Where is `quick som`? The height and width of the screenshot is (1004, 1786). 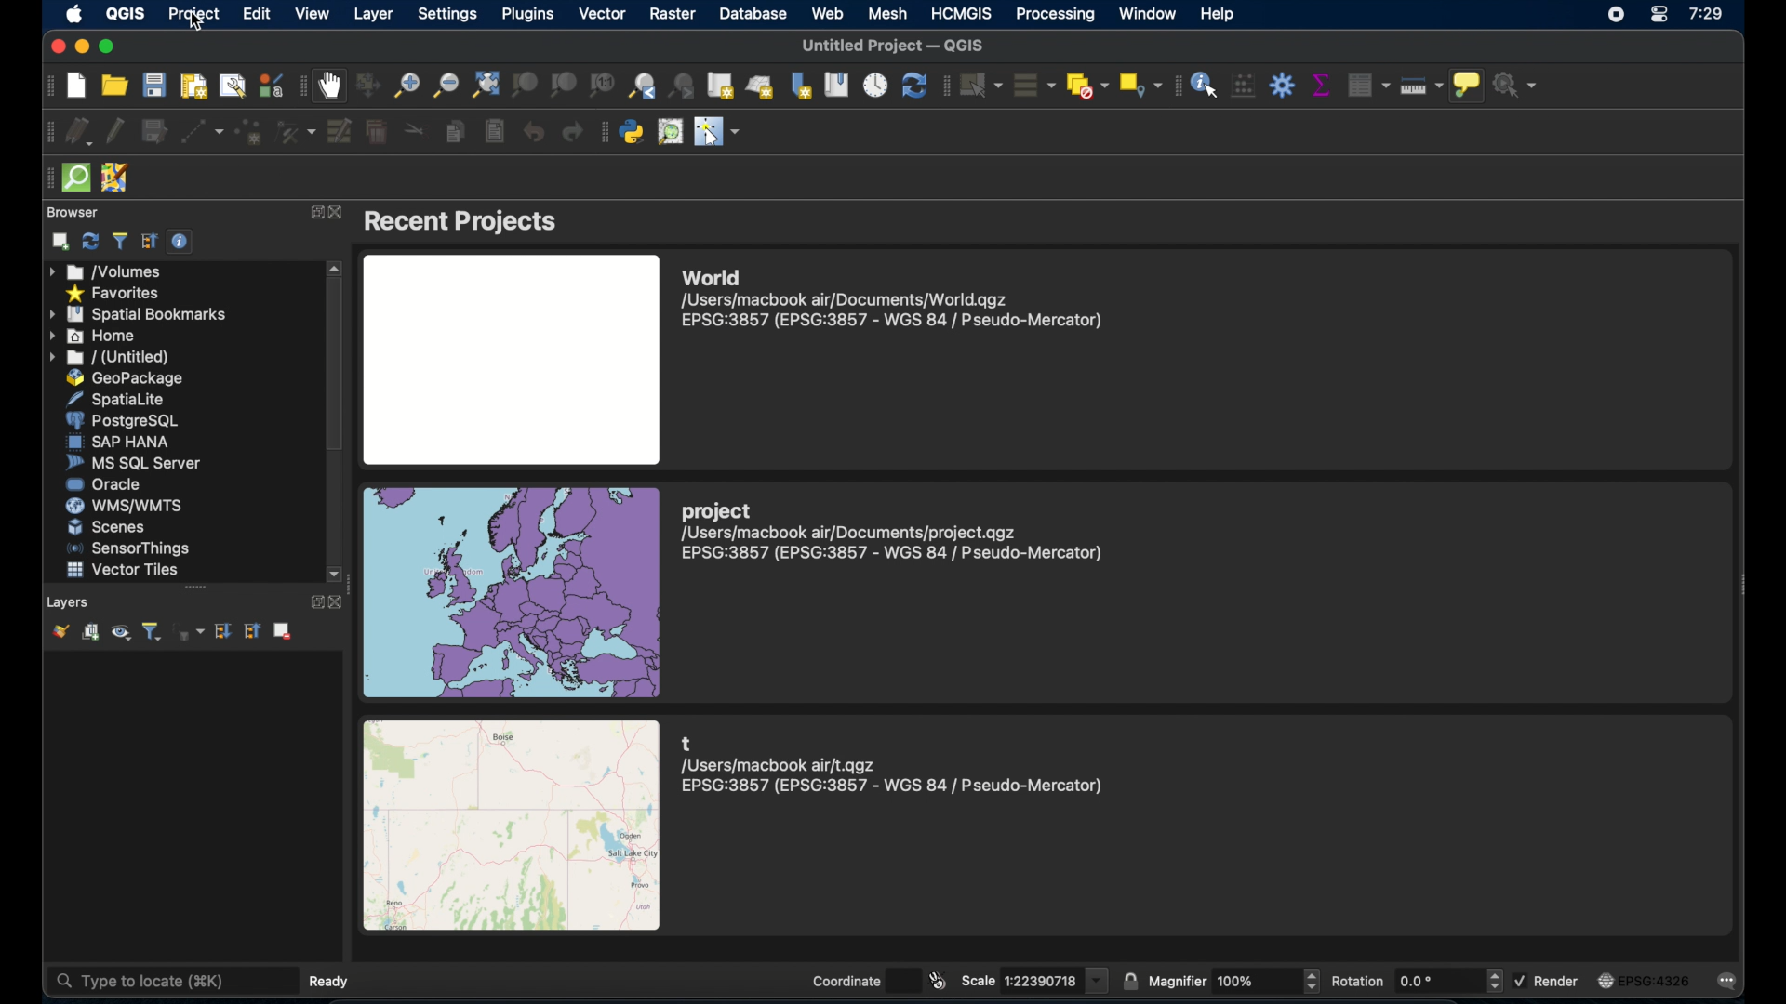
quick som is located at coordinates (76, 178).